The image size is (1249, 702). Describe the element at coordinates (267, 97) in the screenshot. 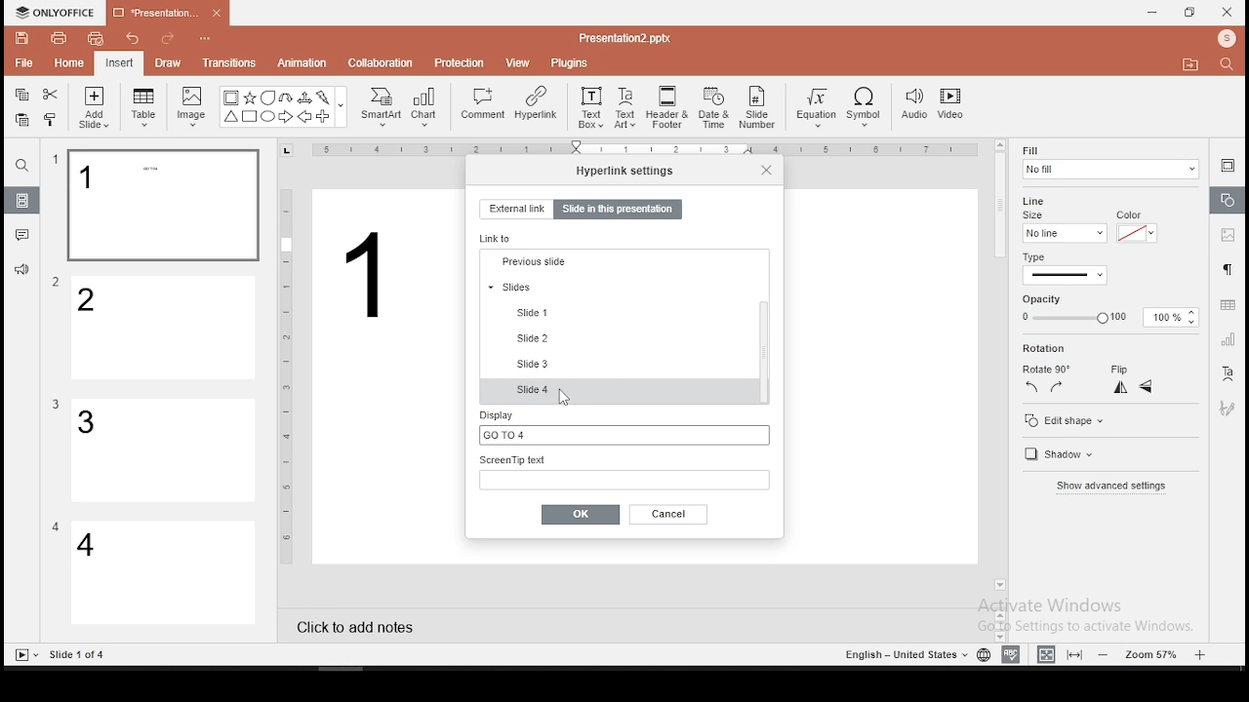

I see `Bubble` at that location.